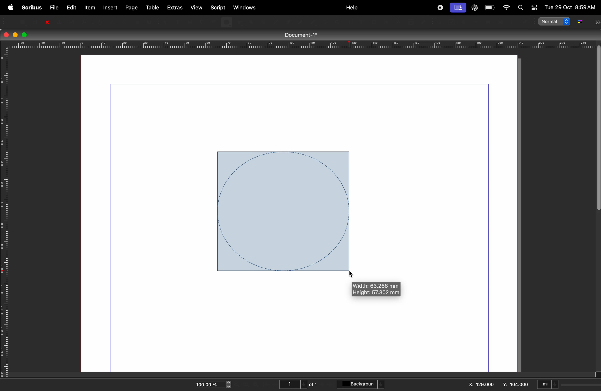  I want to click on edit text with story editor, so click(361, 22).